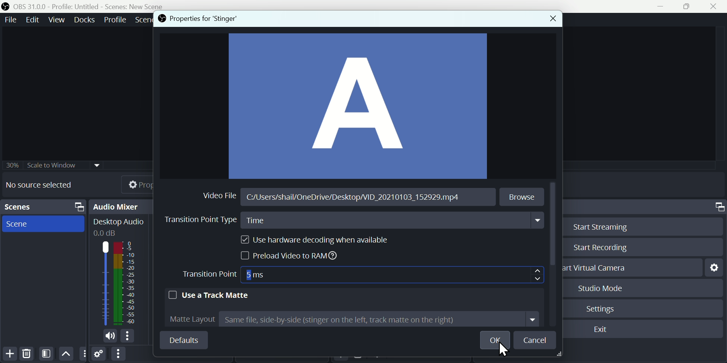 The height and width of the screenshot is (363, 727). Describe the element at coordinates (602, 330) in the screenshot. I see `Exit` at that location.